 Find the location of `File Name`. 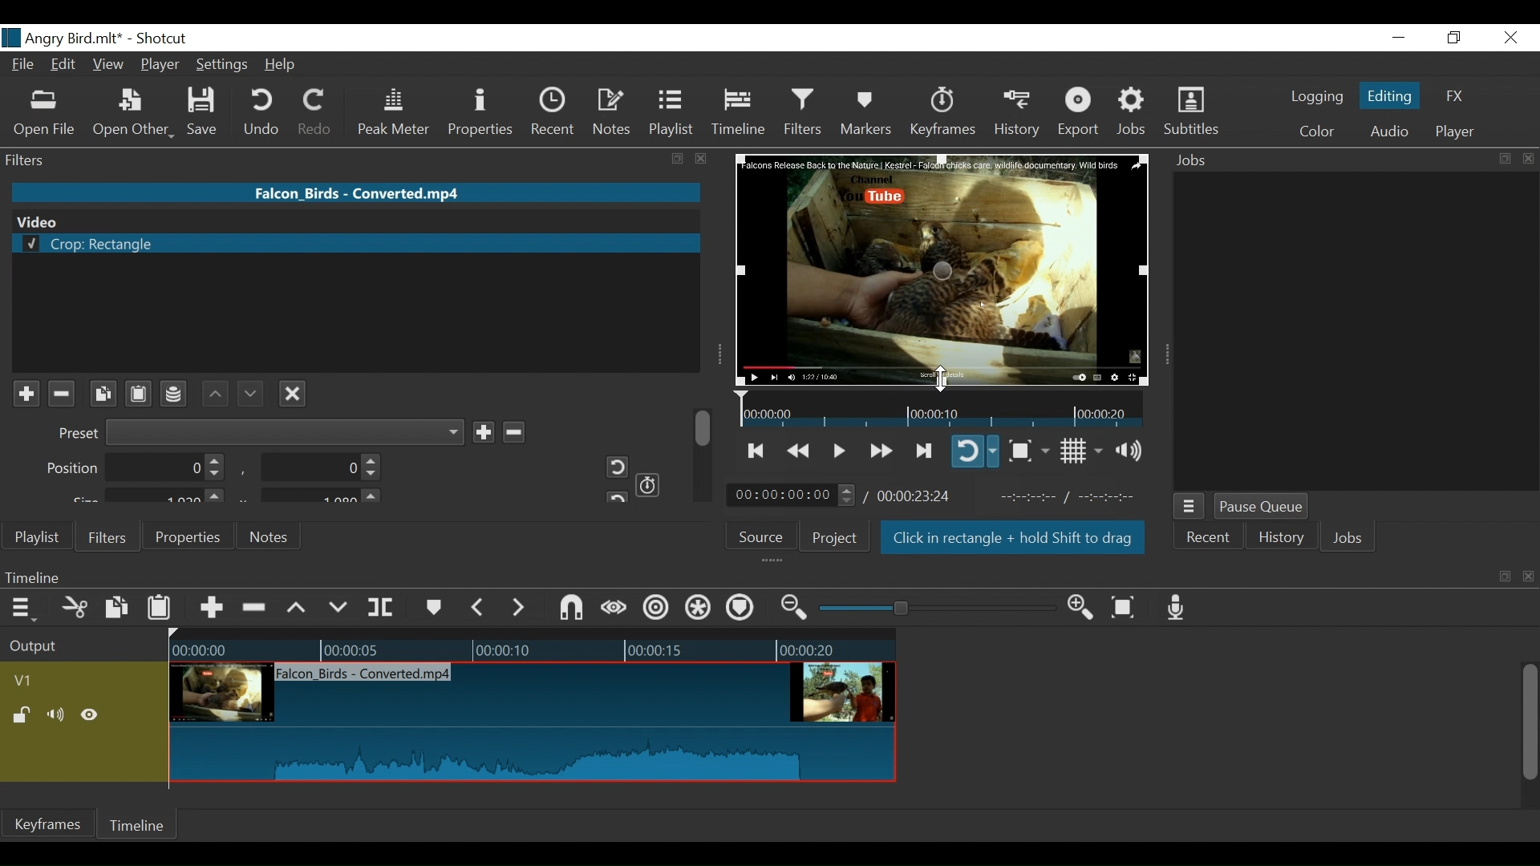

File Name is located at coordinates (25, 67).